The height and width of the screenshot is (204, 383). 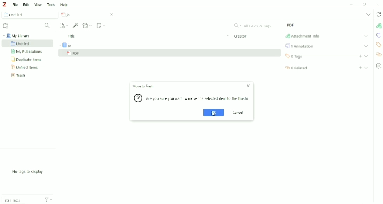 What do you see at coordinates (377, 4) in the screenshot?
I see `Close` at bounding box center [377, 4].